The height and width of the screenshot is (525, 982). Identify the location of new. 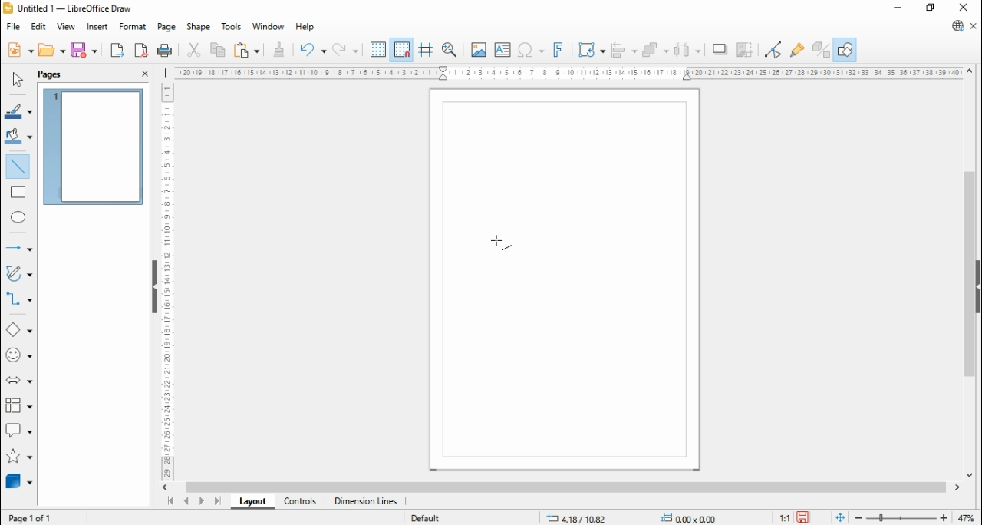
(19, 51).